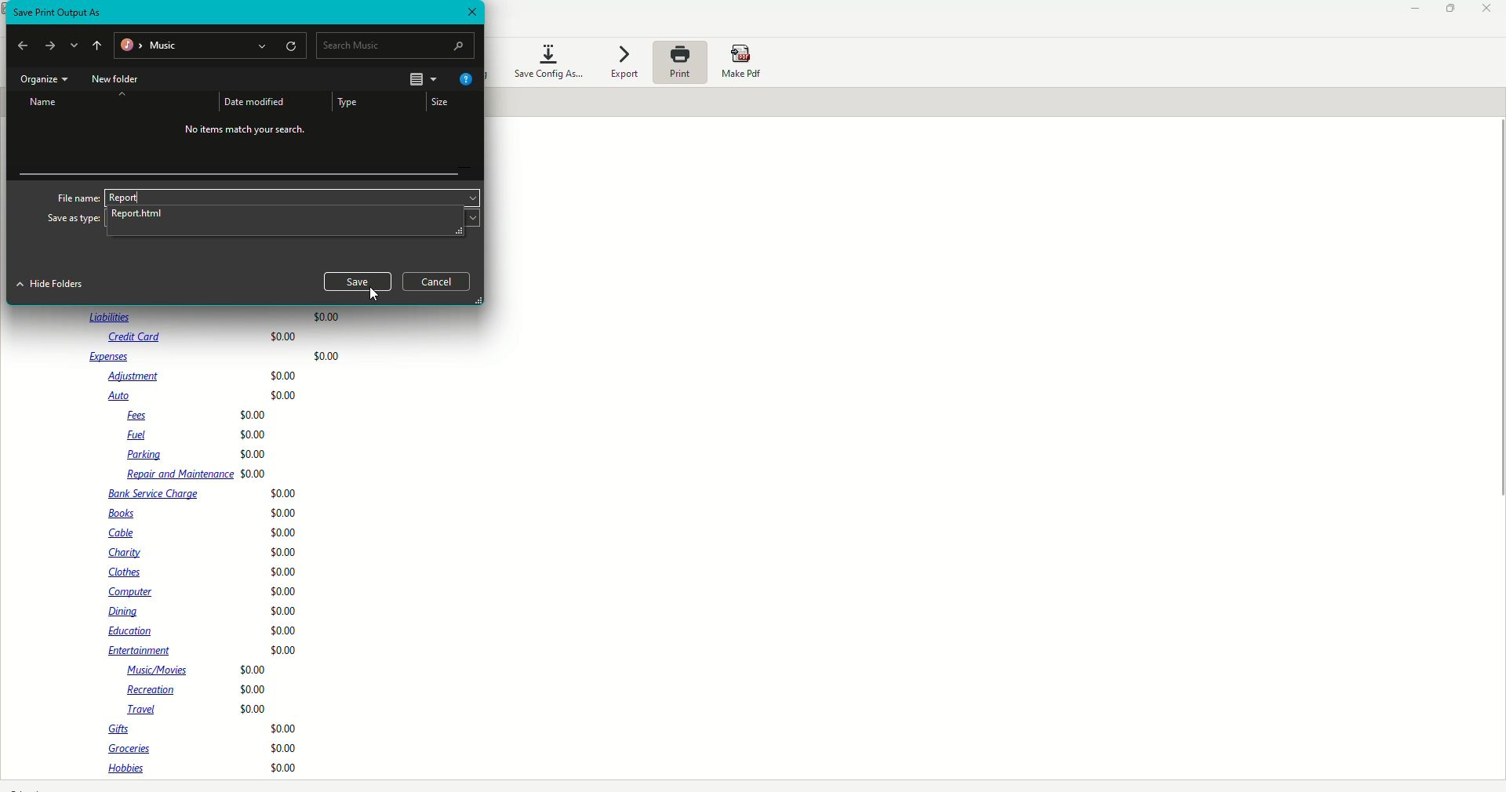  What do you see at coordinates (1487, 10) in the screenshot?
I see `Close` at bounding box center [1487, 10].